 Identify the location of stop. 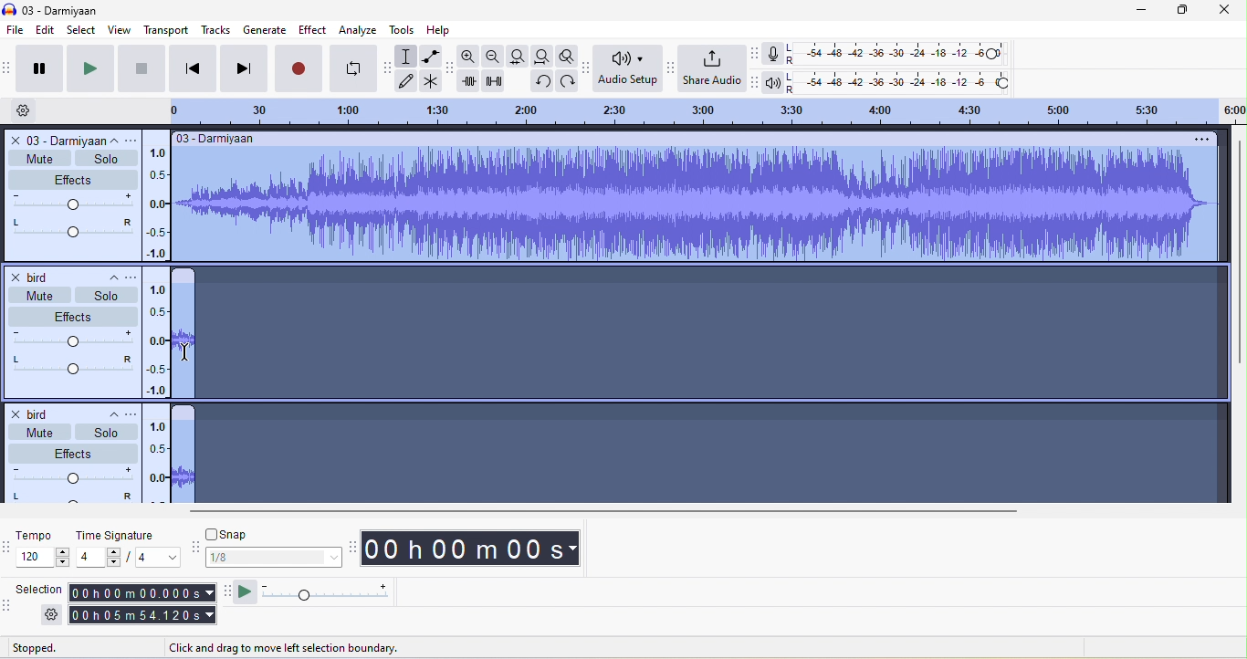
(141, 68).